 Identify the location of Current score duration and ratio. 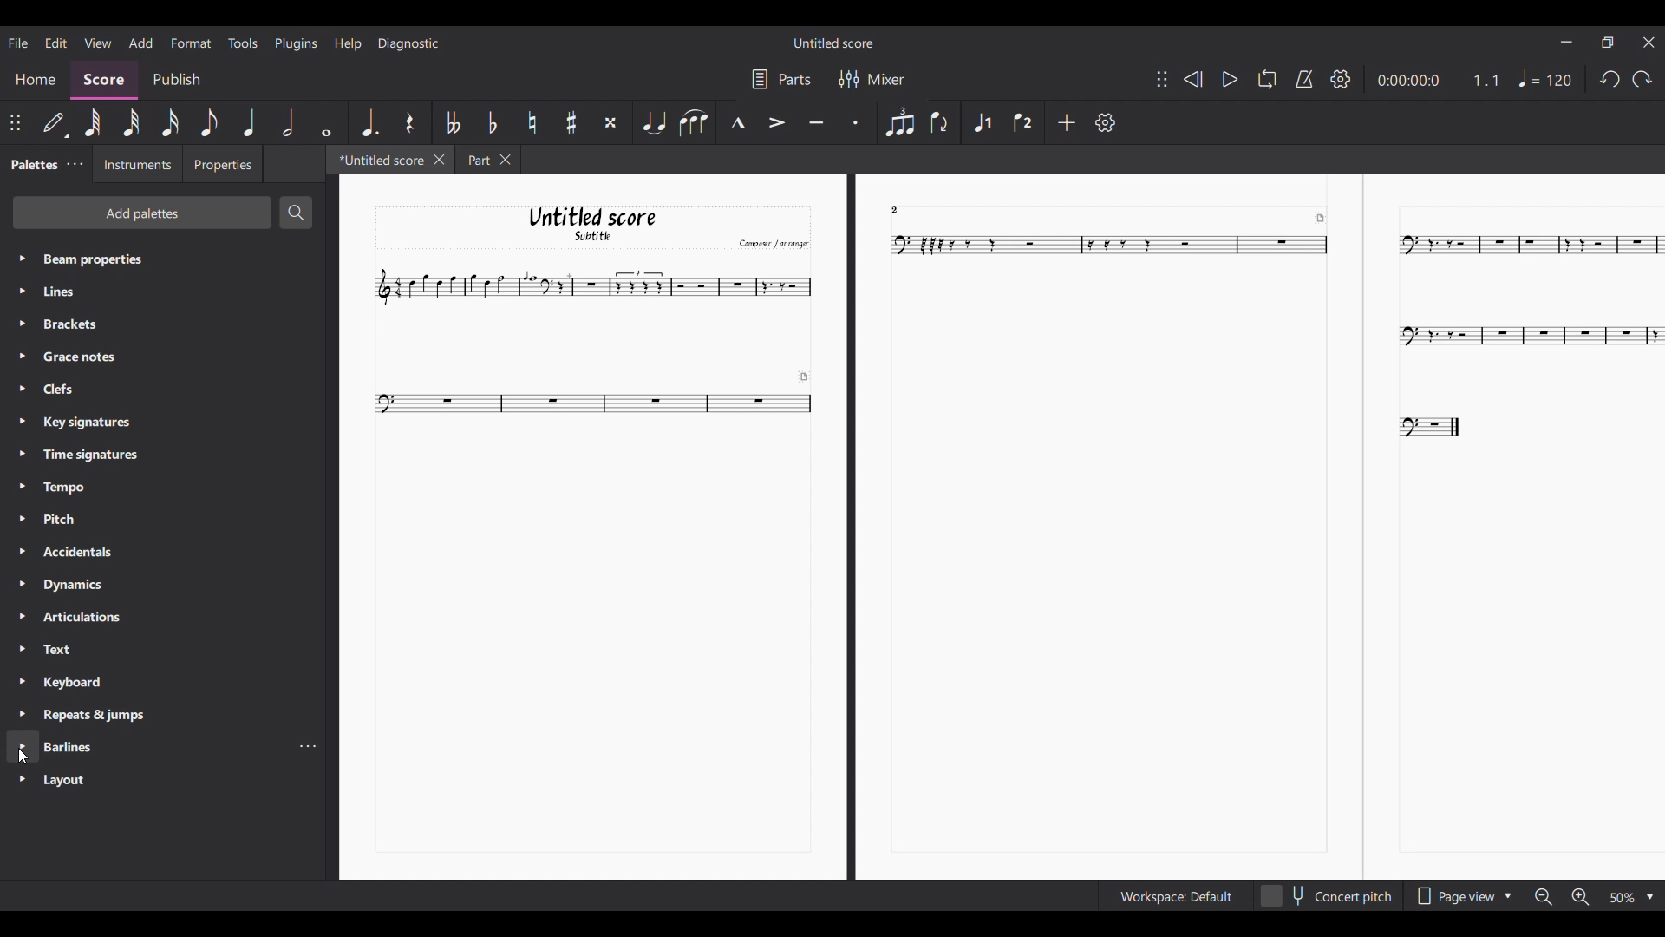
(1438, 80).